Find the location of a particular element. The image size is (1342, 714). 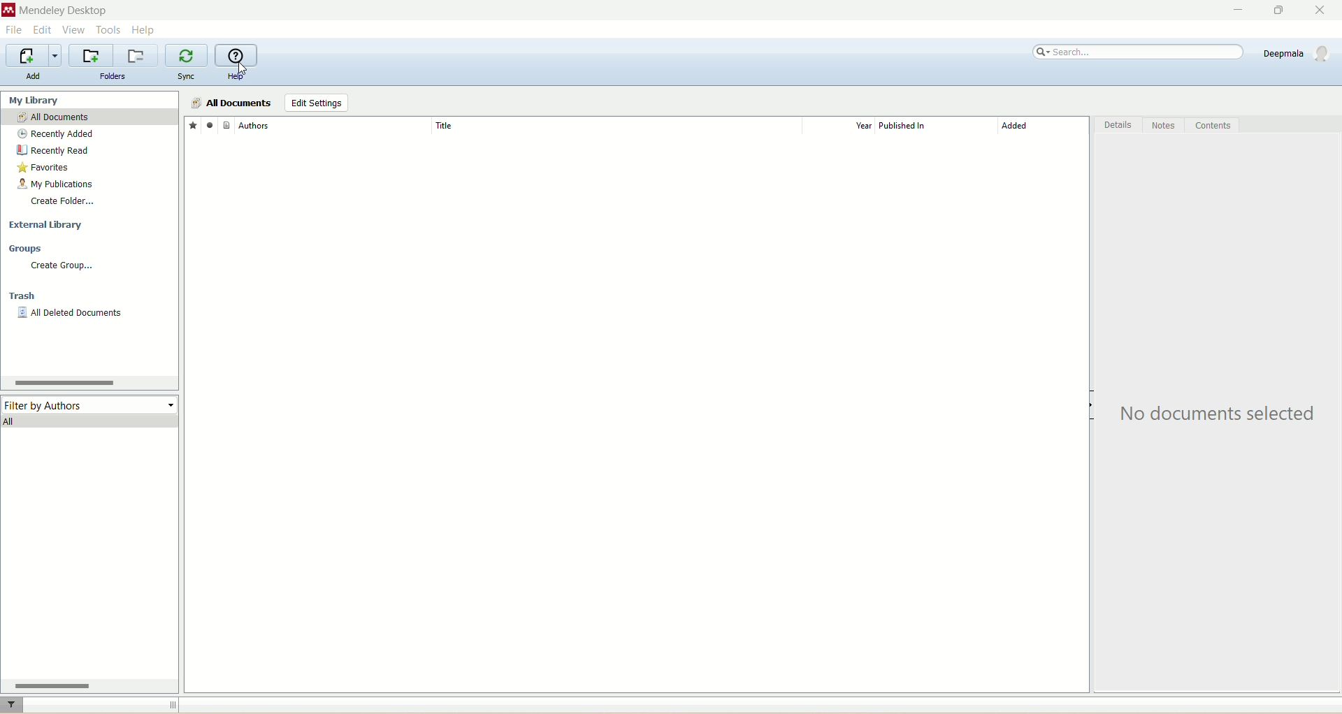

filter is located at coordinates (12, 705).